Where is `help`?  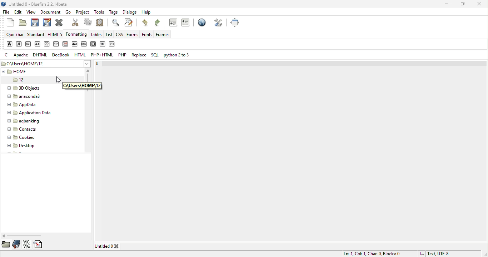
help is located at coordinates (148, 13).